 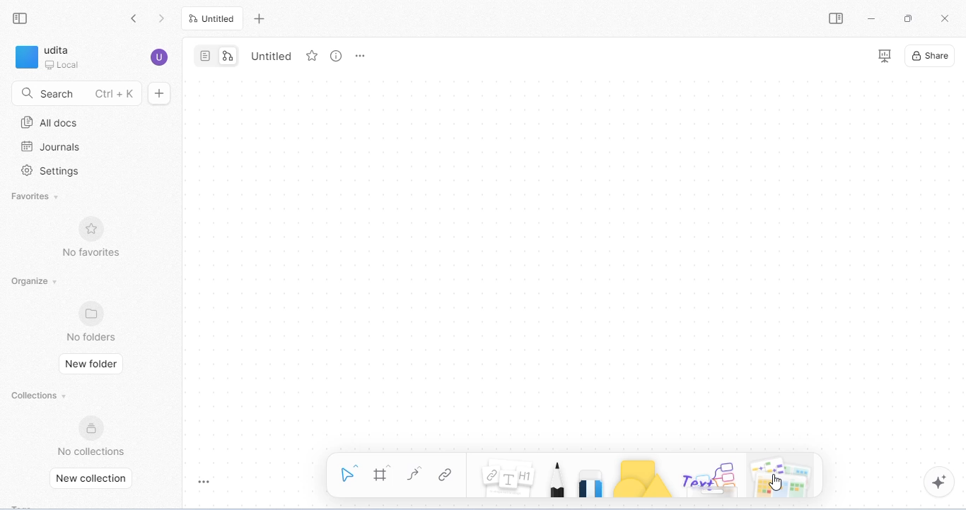 What do you see at coordinates (349, 472) in the screenshot?
I see `select` at bounding box center [349, 472].